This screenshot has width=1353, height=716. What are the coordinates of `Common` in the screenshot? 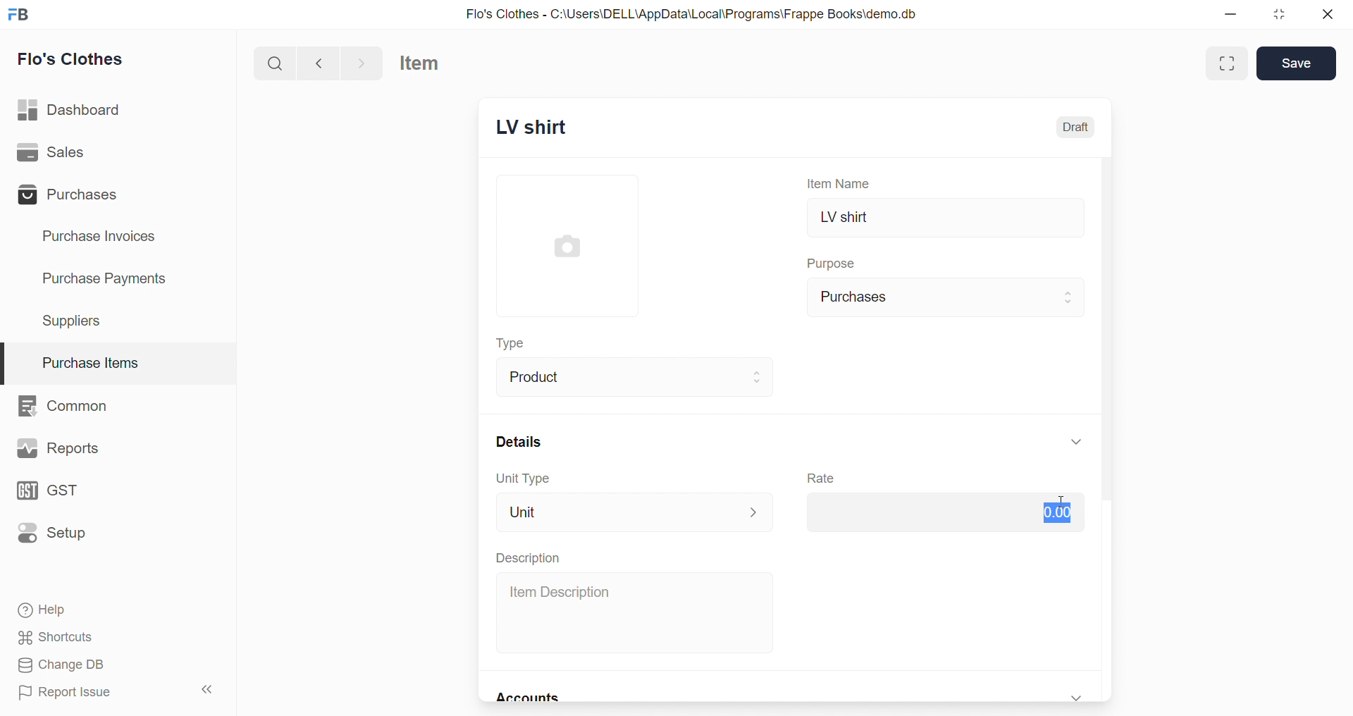 It's located at (70, 405).